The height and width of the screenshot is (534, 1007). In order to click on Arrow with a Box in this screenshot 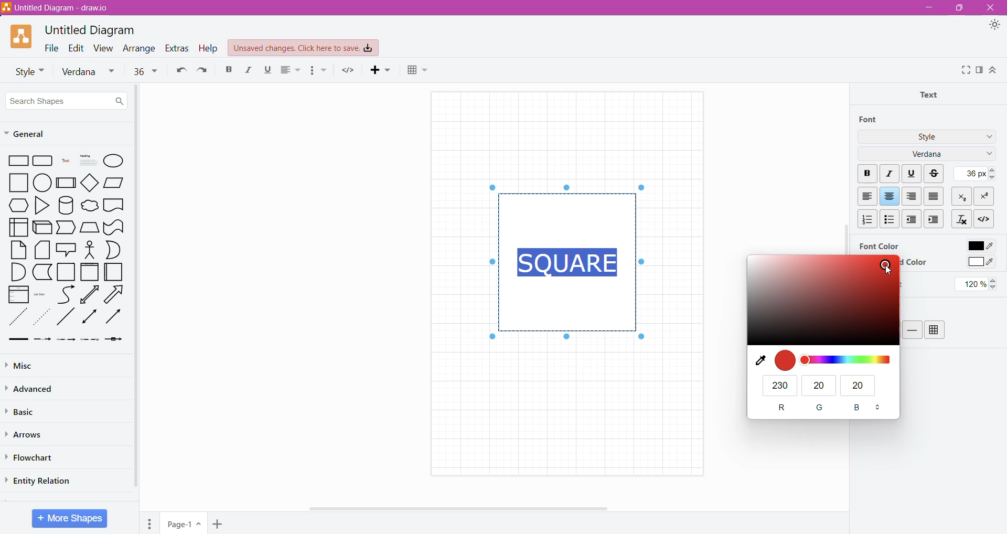, I will do `click(113, 339)`.